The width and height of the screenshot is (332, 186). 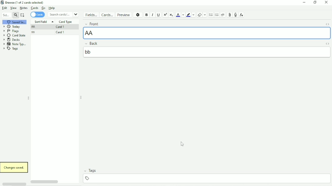 I want to click on Subscript, so click(x=171, y=15).